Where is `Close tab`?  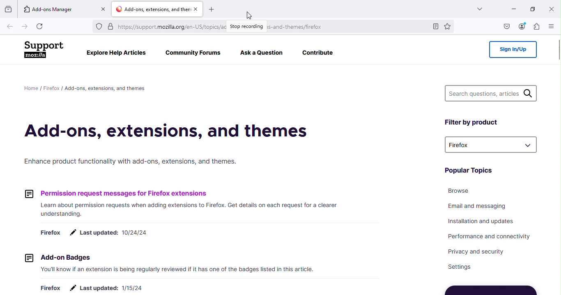
Close tab is located at coordinates (195, 9).